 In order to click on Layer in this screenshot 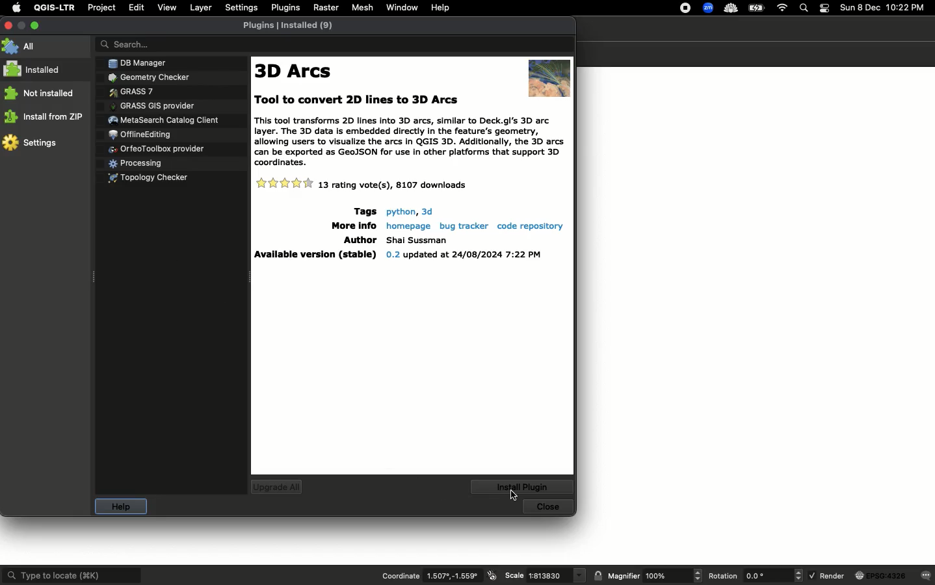, I will do `click(199, 8)`.